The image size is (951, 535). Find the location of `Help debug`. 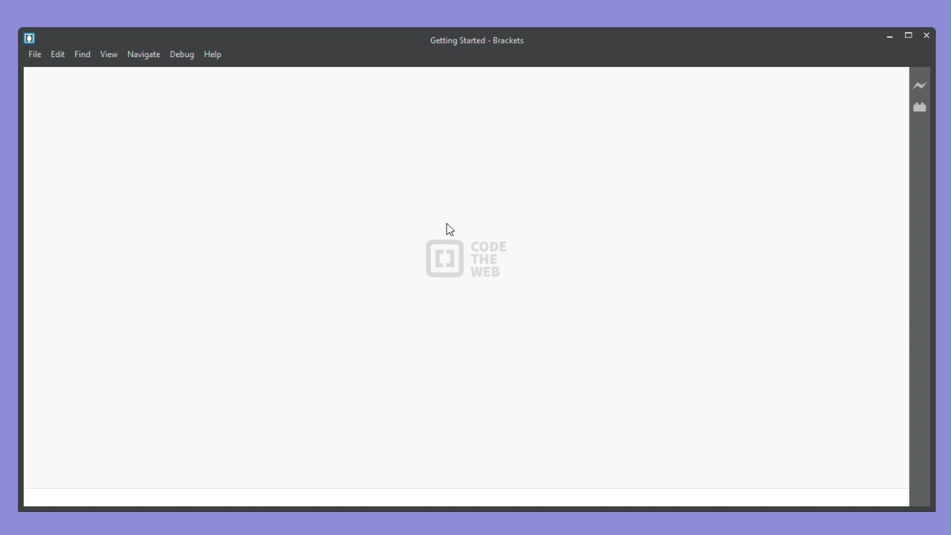

Help debug is located at coordinates (215, 56).